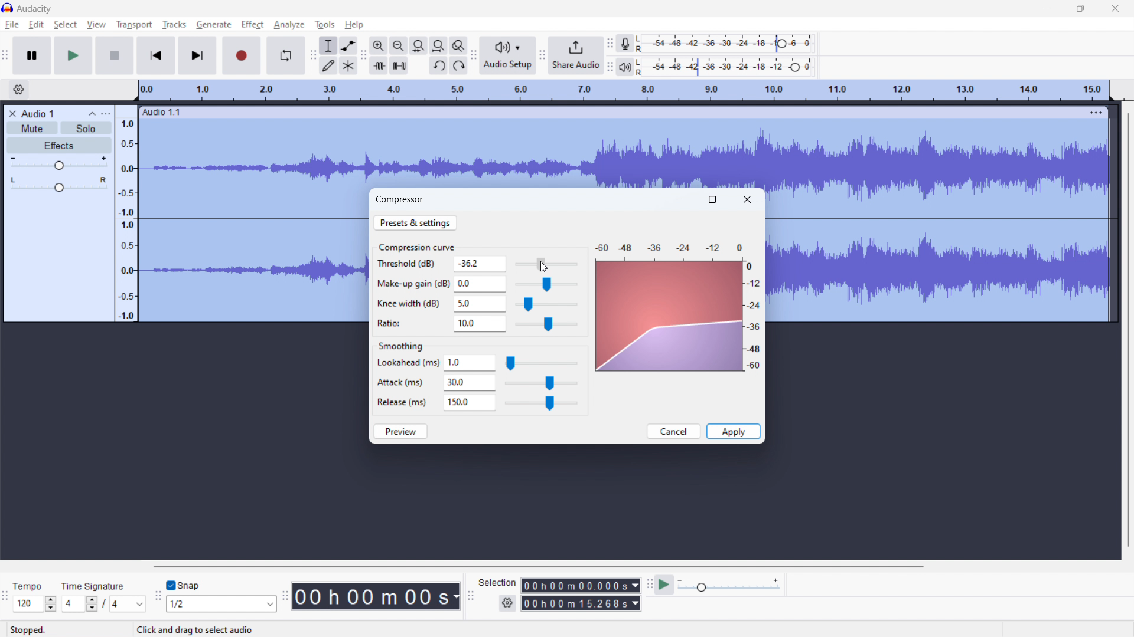  Describe the element at coordinates (410, 304) in the screenshot. I see ` Knee width (dB)` at that location.